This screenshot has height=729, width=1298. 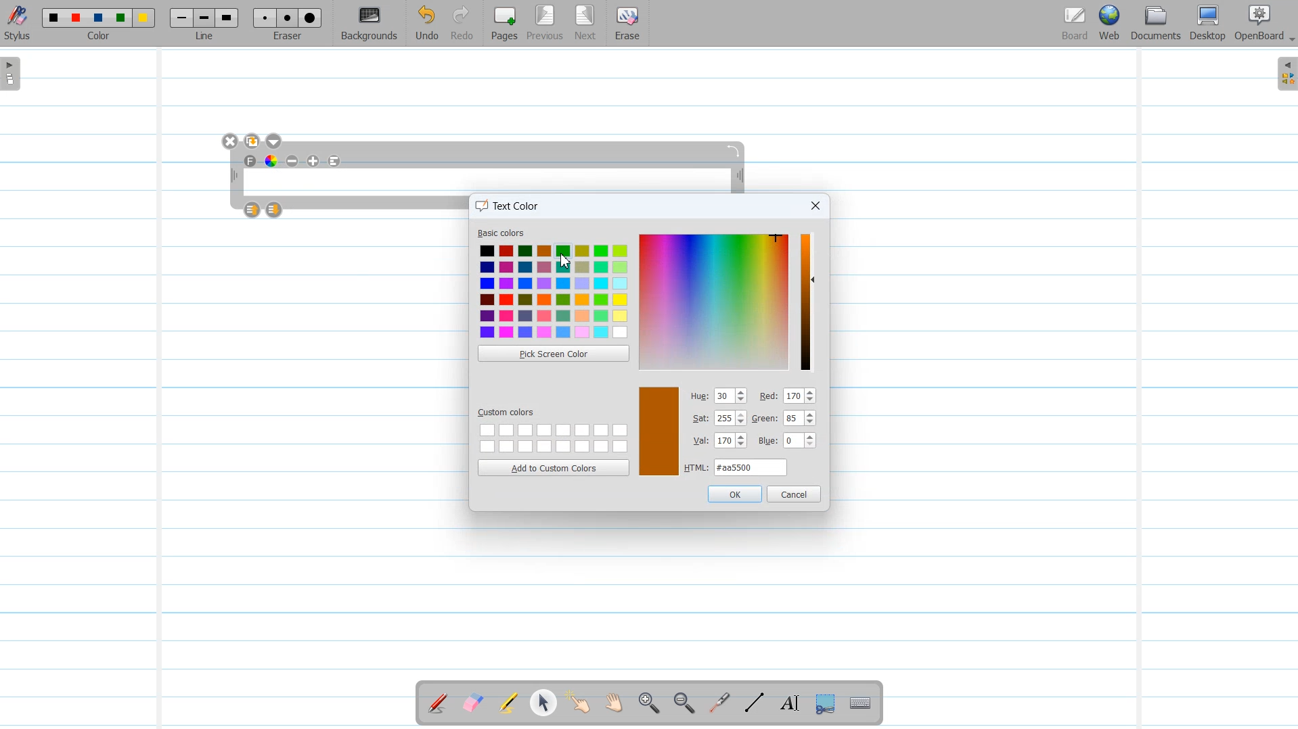 I want to click on Custom colors, so click(x=552, y=437).